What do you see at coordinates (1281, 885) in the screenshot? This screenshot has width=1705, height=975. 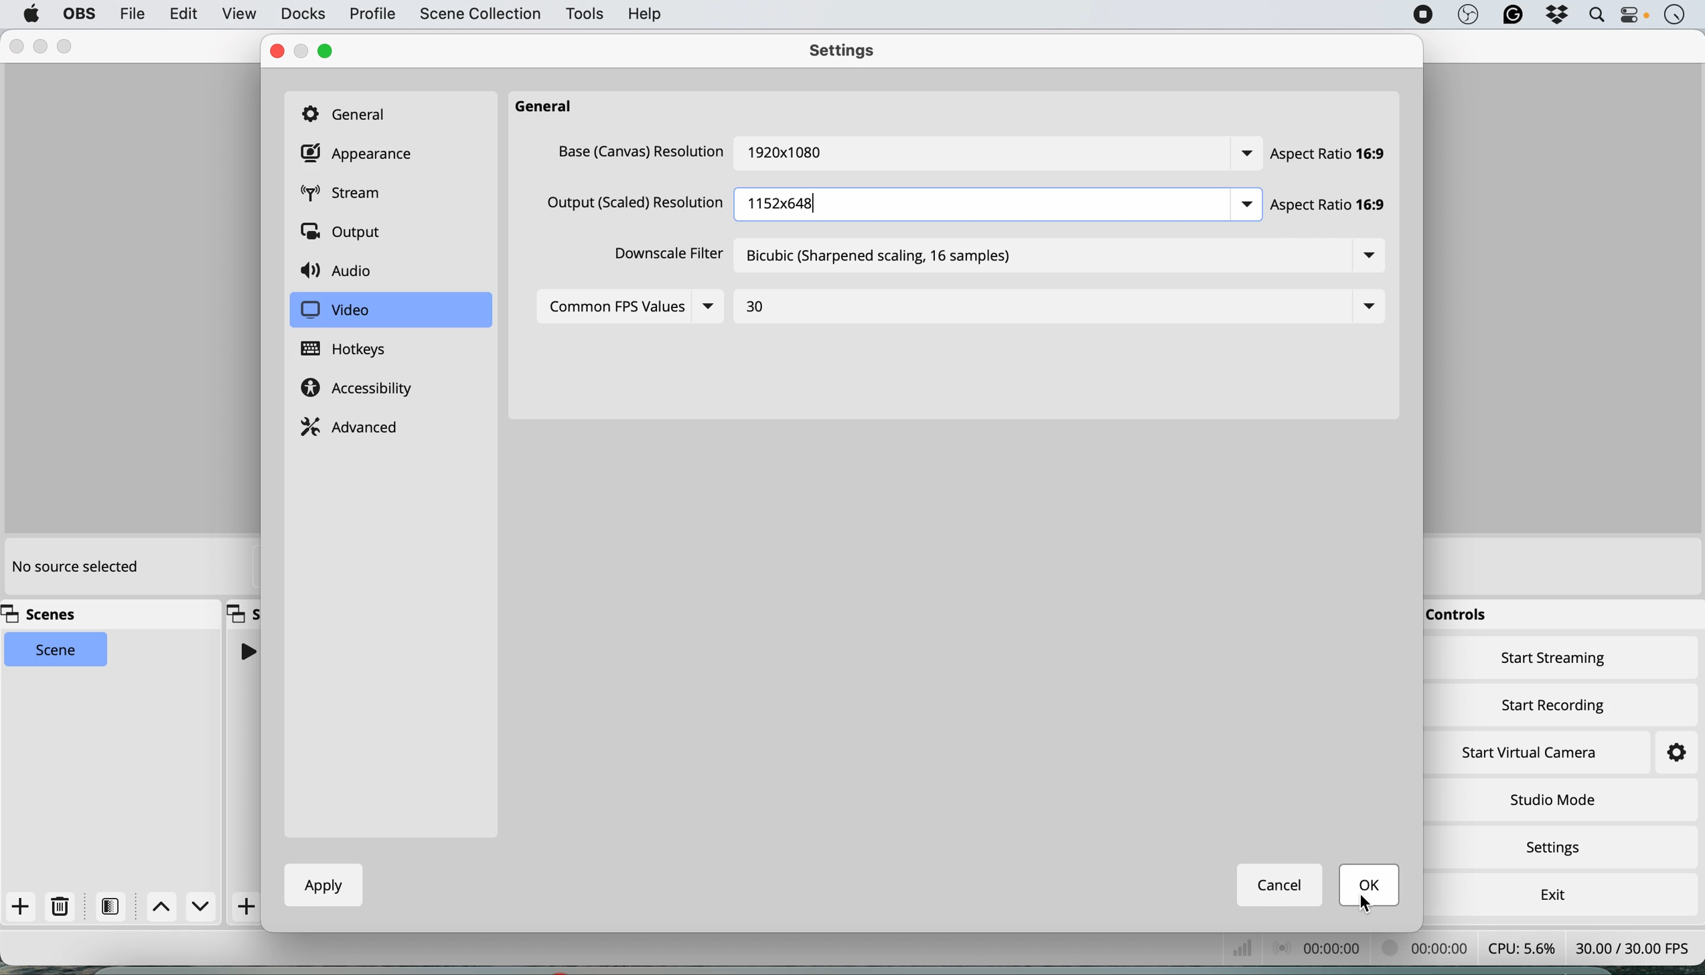 I see `cancel` at bounding box center [1281, 885].